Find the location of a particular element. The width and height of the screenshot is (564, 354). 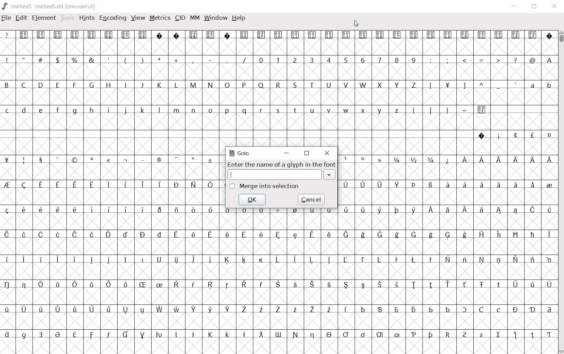

H is located at coordinates (109, 85).